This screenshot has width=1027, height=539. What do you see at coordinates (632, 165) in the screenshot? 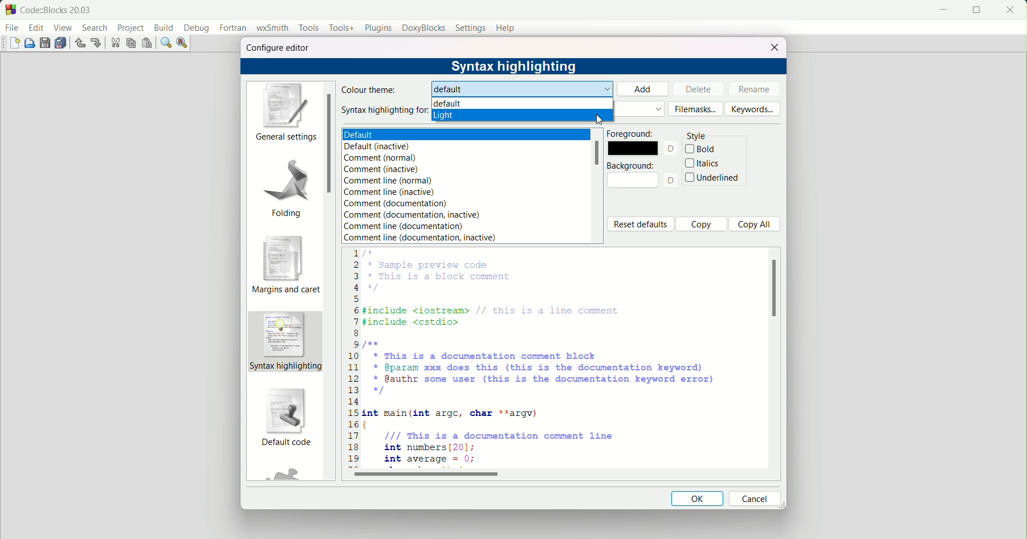
I see `background` at bounding box center [632, 165].